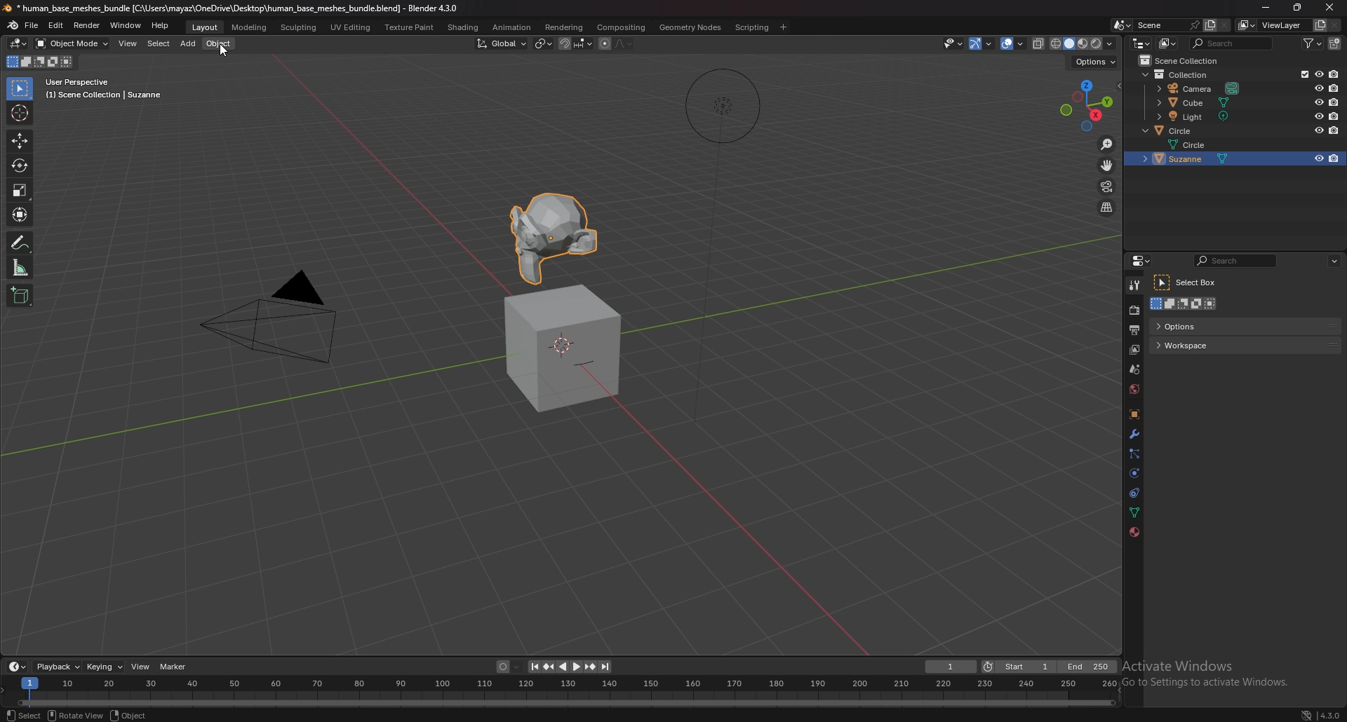  What do you see at coordinates (20, 141) in the screenshot?
I see `move` at bounding box center [20, 141].